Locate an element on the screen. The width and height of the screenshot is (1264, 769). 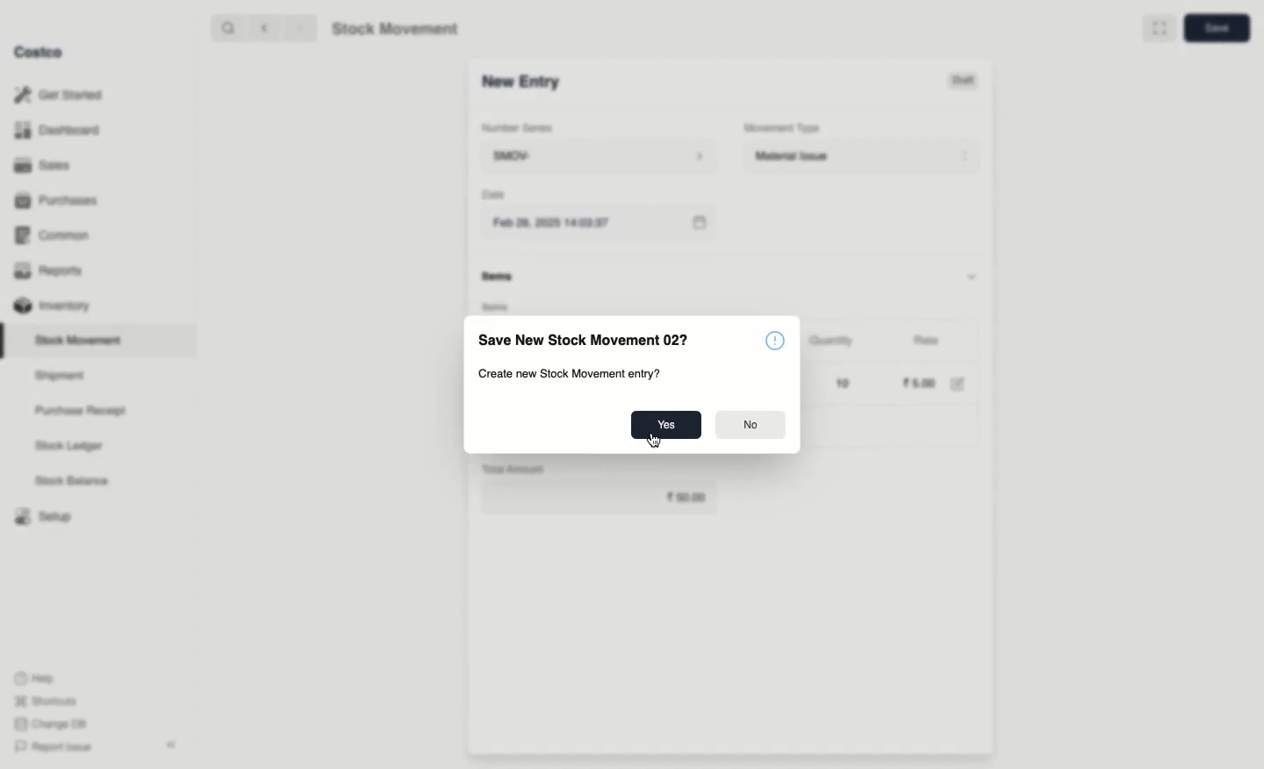
Get Started is located at coordinates (62, 94).